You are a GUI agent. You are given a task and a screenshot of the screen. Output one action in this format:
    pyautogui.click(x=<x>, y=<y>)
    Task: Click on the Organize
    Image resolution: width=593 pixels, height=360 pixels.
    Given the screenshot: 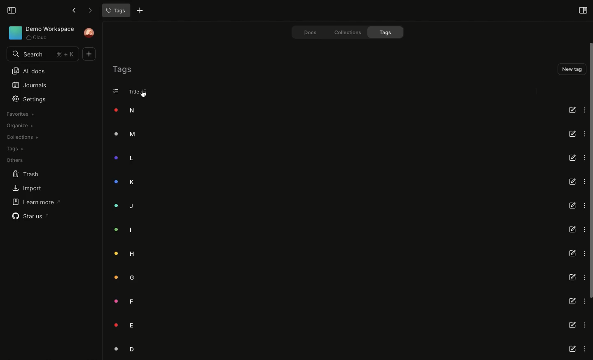 What is the action you would take?
    pyautogui.click(x=19, y=126)
    